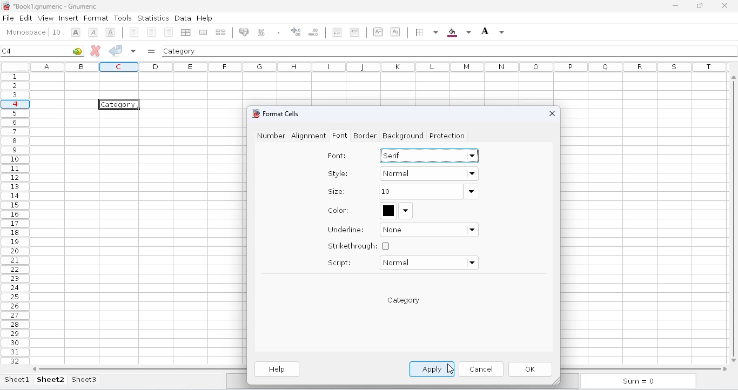 This screenshot has height=390, width=738. Describe the element at coordinates (336, 32) in the screenshot. I see `decrease the indent` at that location.